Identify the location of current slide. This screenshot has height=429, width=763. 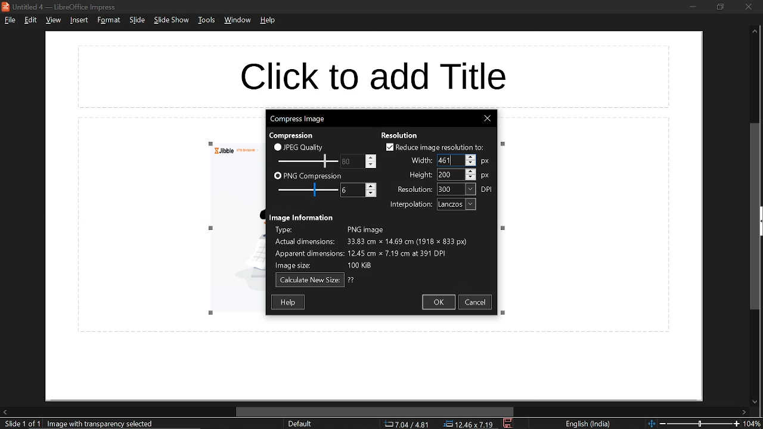
(20, 424).